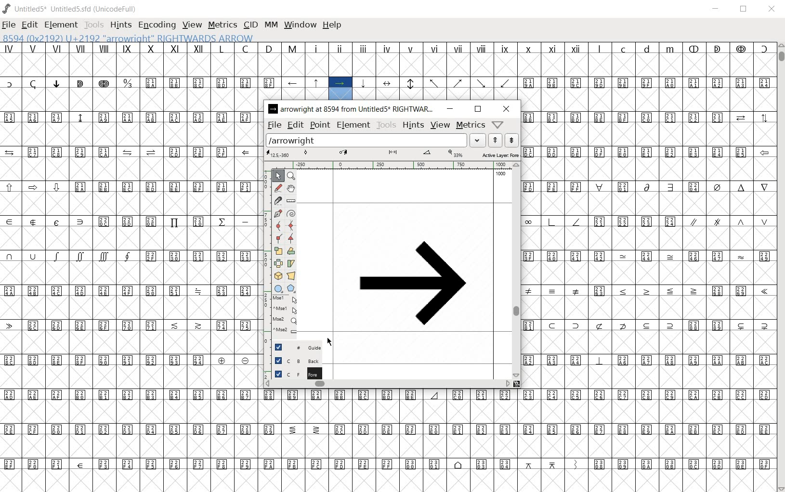  What do you see at coordinates (281, 316) in the screenshot?
I see `mse1 mse1 mse2 mse2` at bounding box center [281, 316].